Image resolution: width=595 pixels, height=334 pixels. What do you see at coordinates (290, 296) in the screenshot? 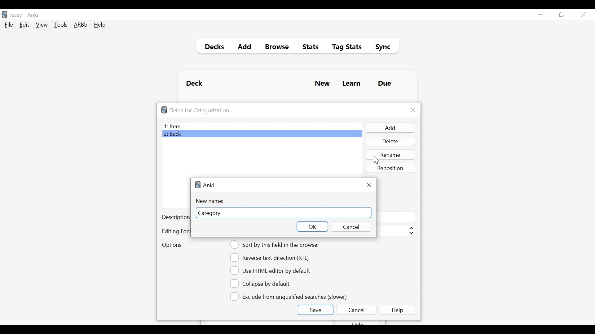
I see `(un)select Exclude from unqualified searches` at bounding box center [290, 296].